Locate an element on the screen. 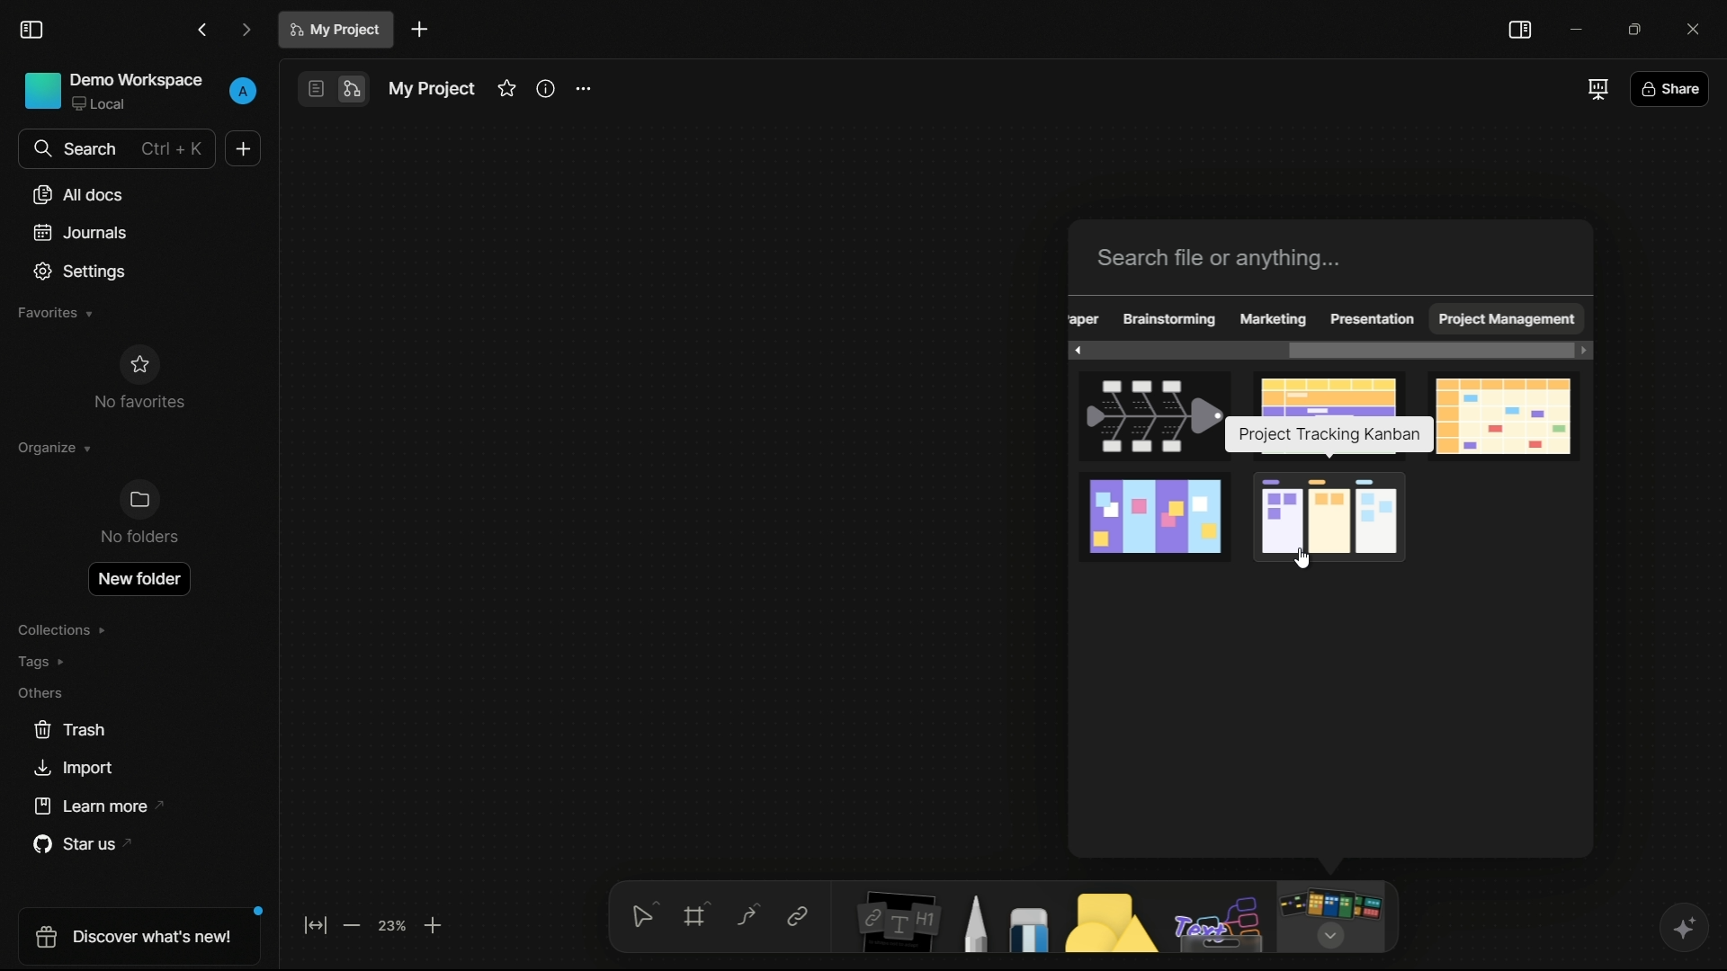  toggle sidebar is located at coordinates (32, 31).